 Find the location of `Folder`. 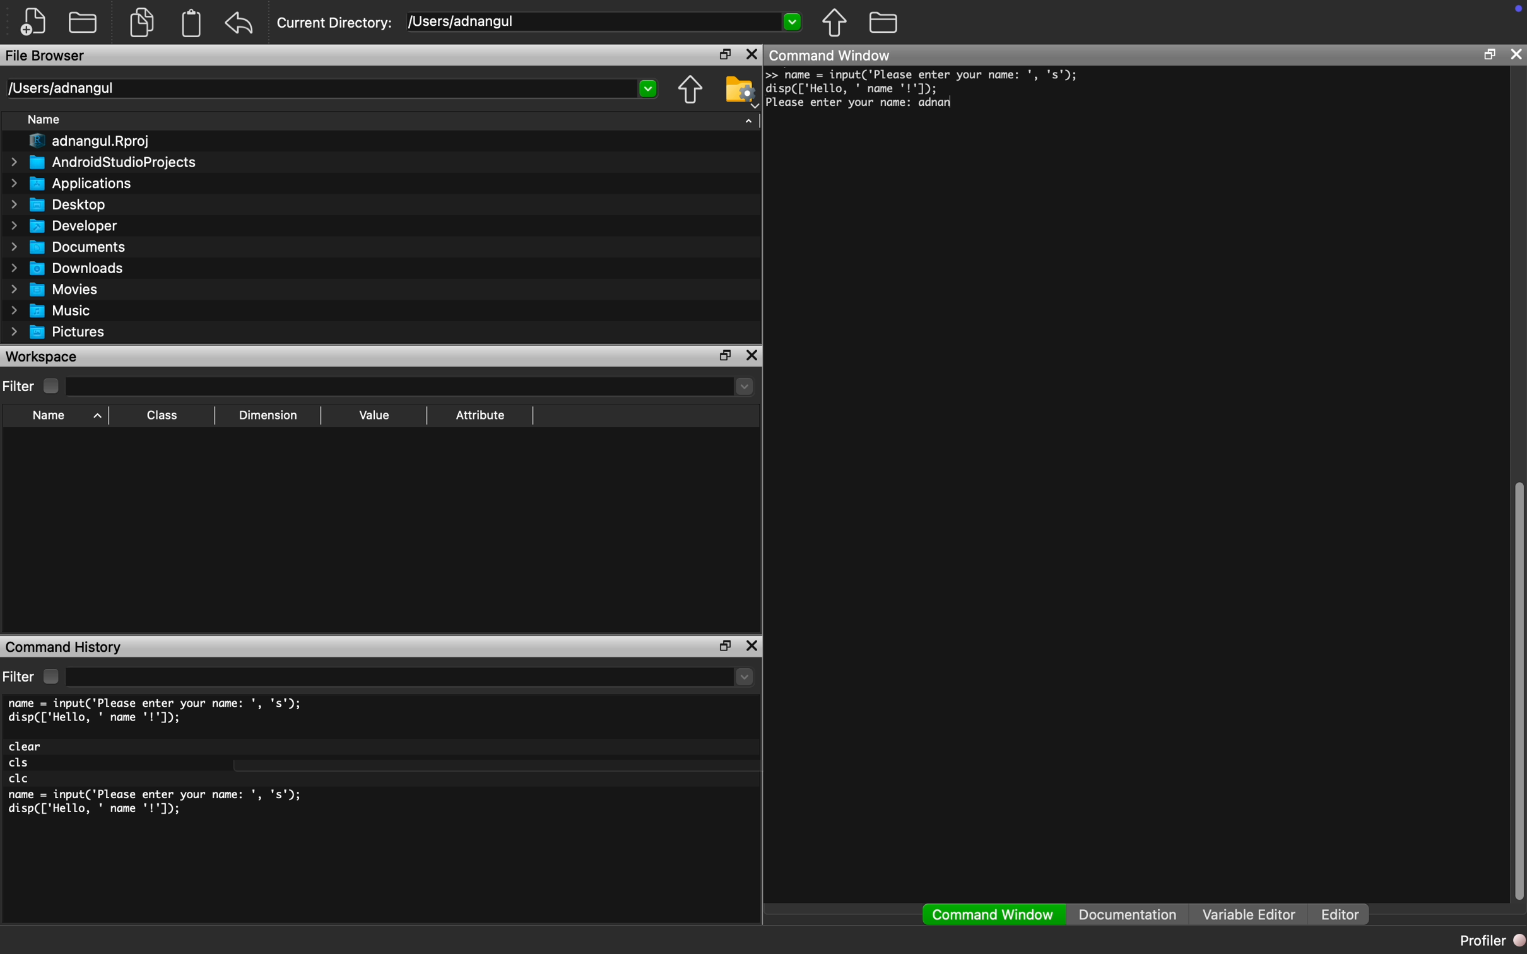

Folder is located at coordinates (83, 21).